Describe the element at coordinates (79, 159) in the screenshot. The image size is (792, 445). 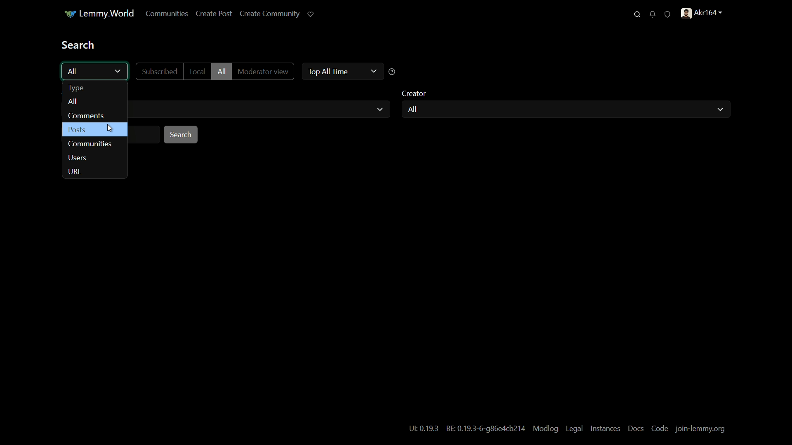
I see `users` at that location.